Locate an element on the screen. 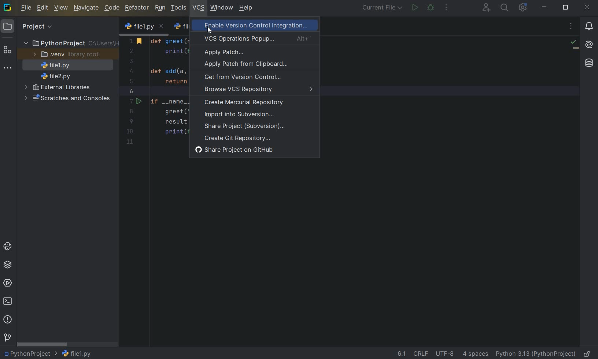  create Git Repository is located at coordinates (236, 138).